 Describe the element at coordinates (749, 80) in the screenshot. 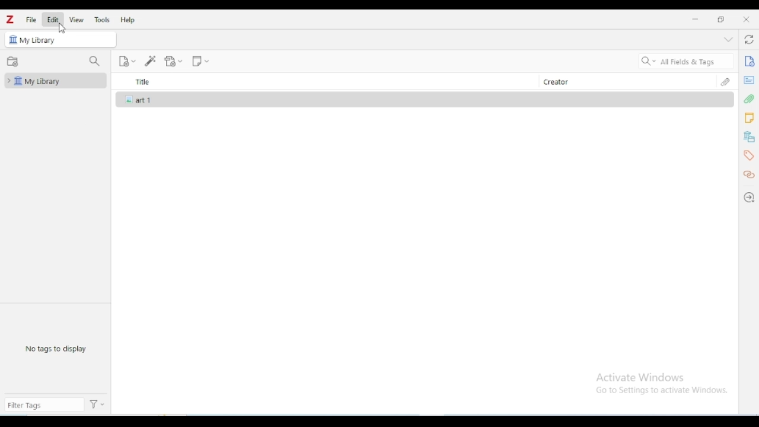

I see `abstract` at that location.